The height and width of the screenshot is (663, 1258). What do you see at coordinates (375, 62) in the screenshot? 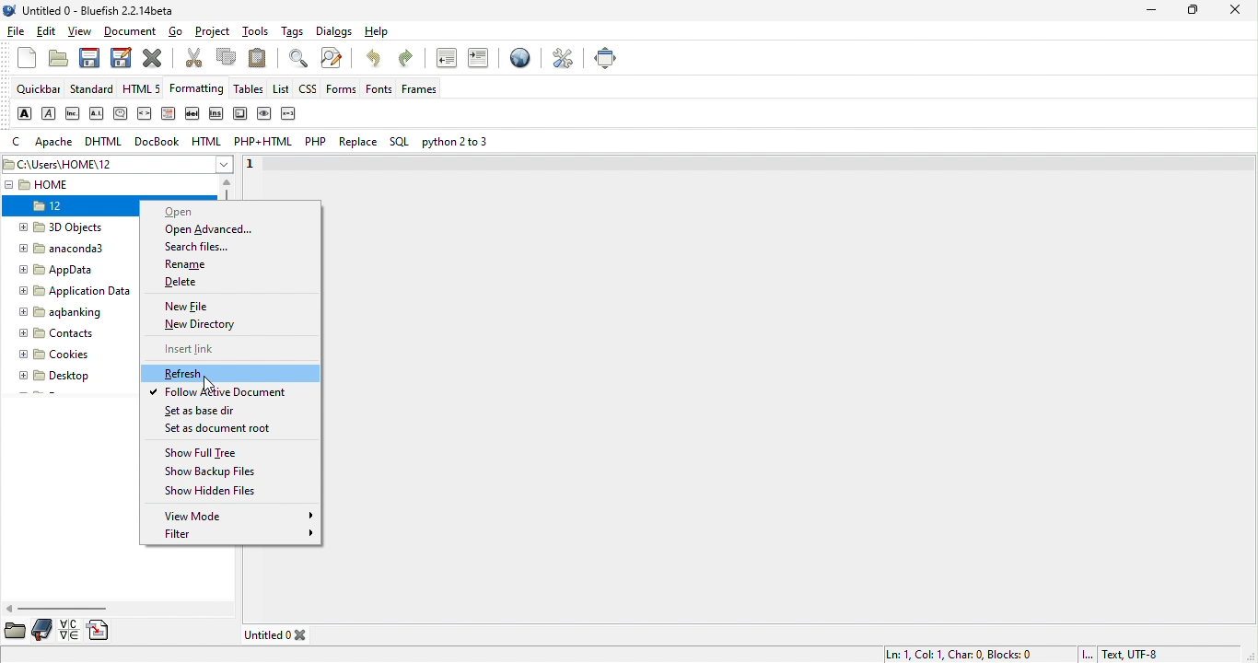
I see `undo` at bounding box center [375, 62].